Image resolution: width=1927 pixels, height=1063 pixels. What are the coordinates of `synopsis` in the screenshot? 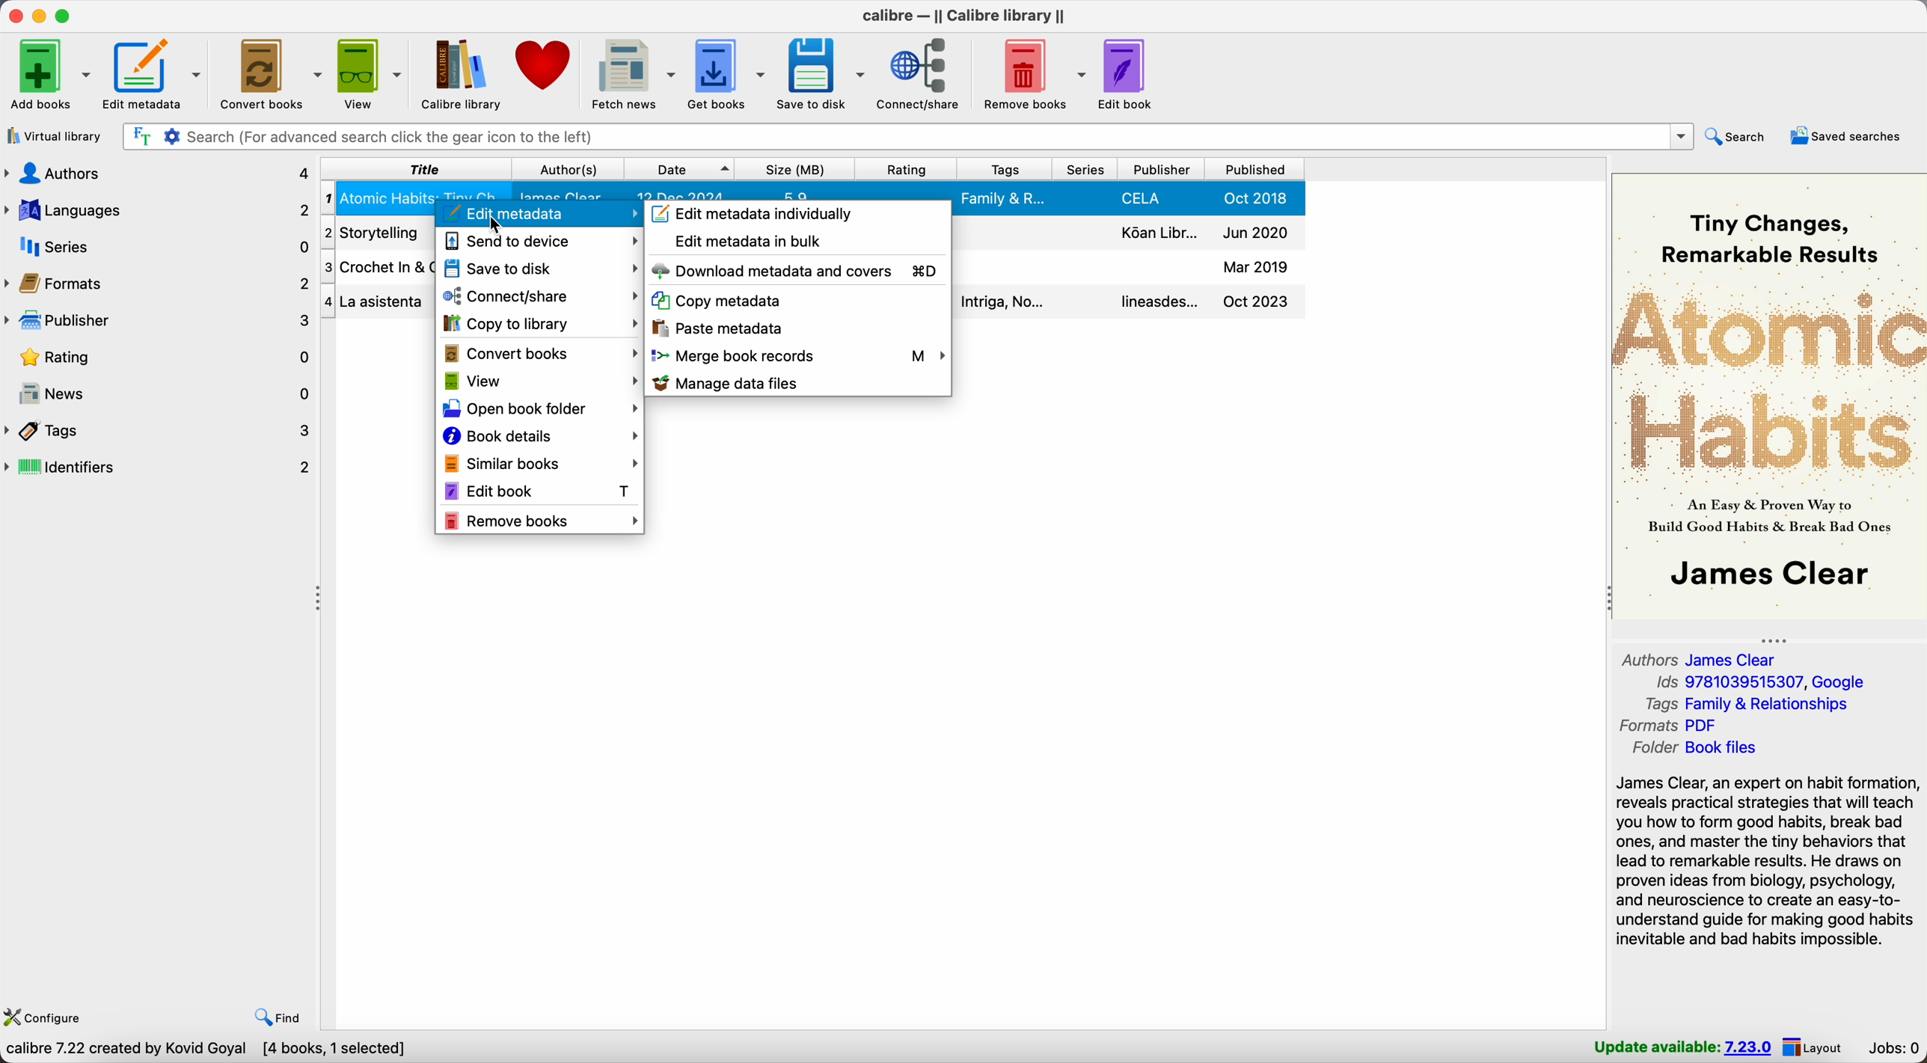 It's located at (1768, 862).